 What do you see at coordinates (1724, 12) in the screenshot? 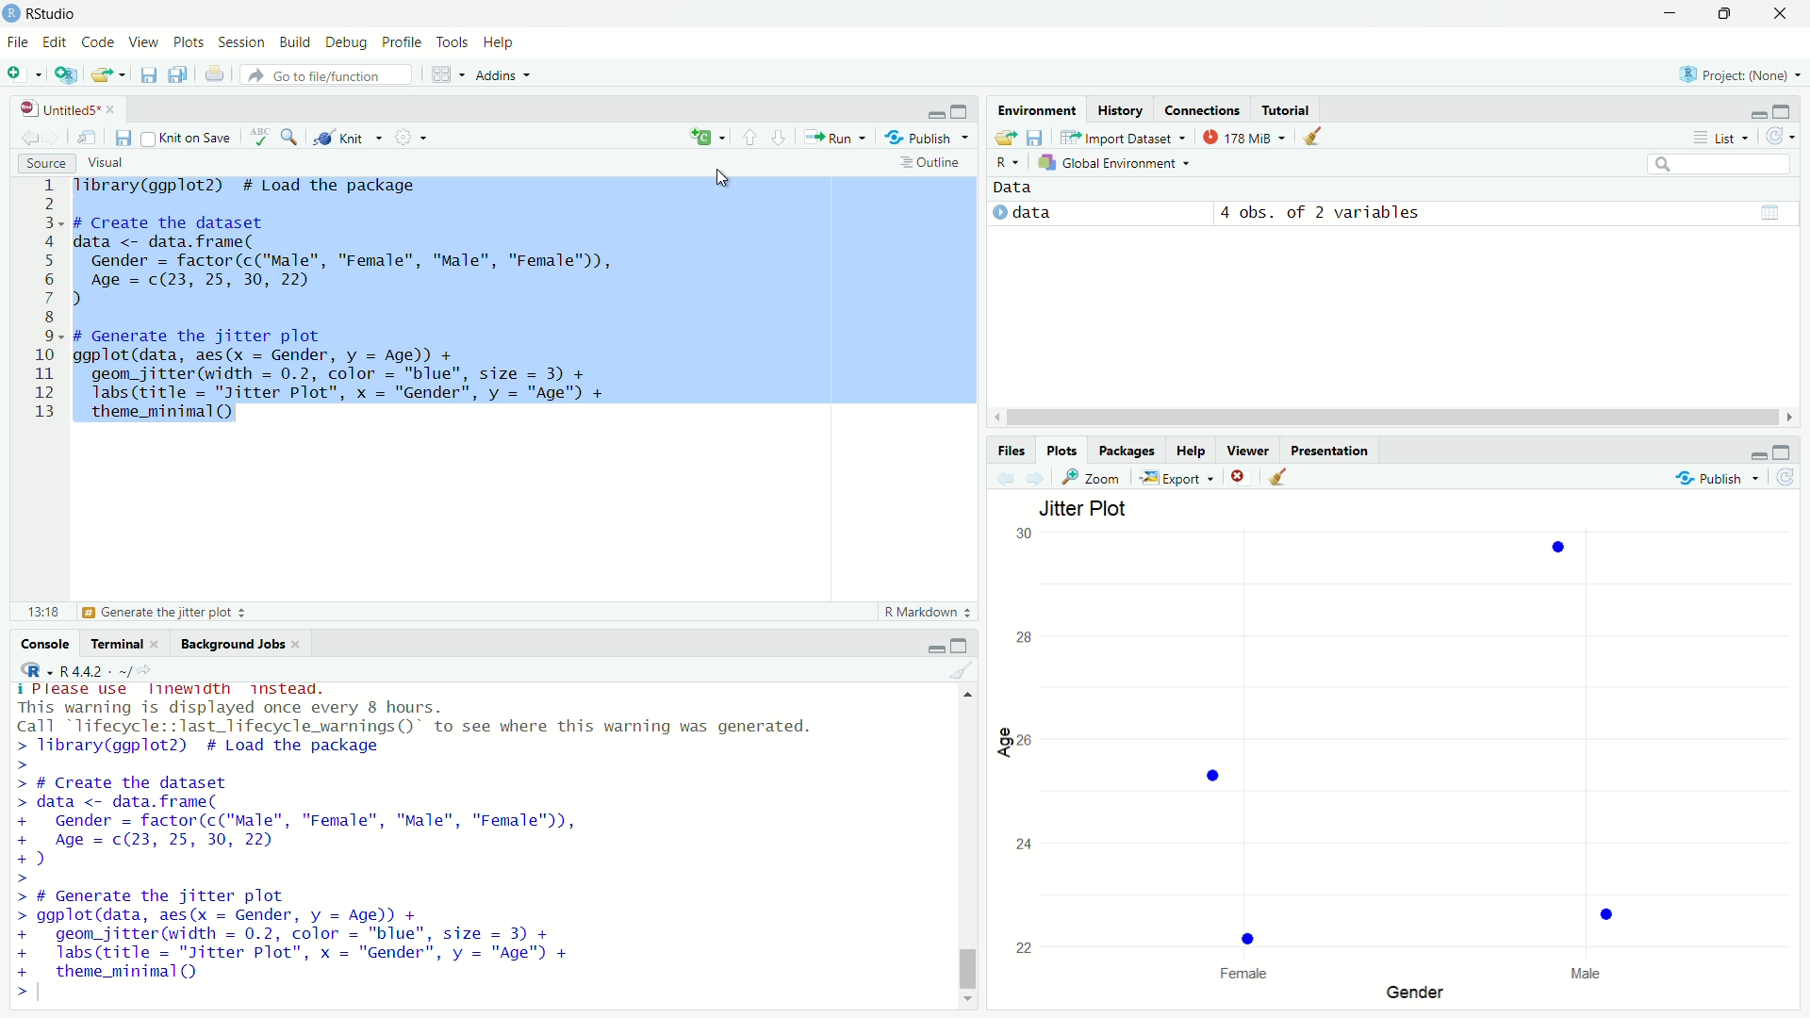
I see `maximize` at bounding box center [1724, 12].